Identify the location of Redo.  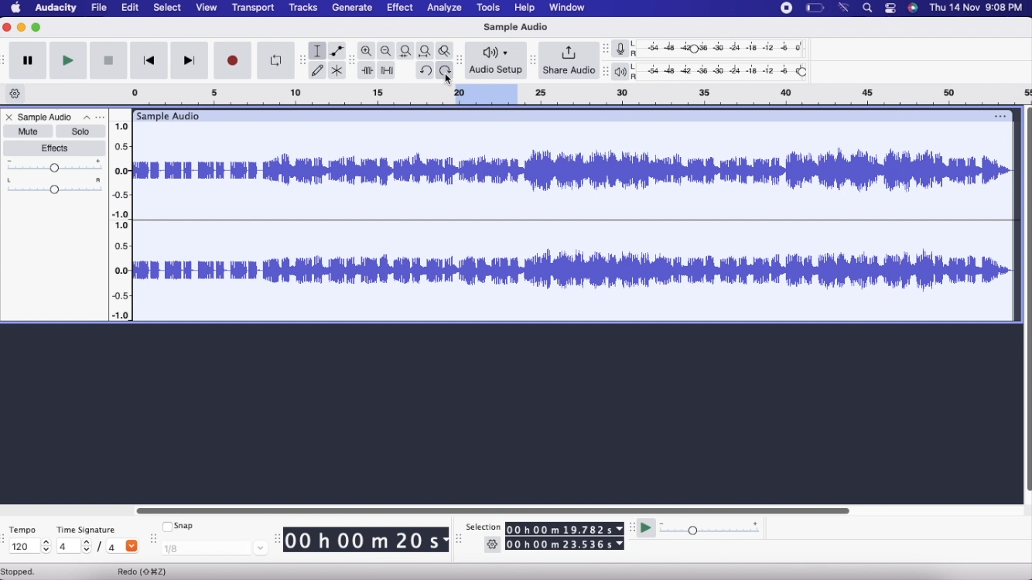
(445, 70).